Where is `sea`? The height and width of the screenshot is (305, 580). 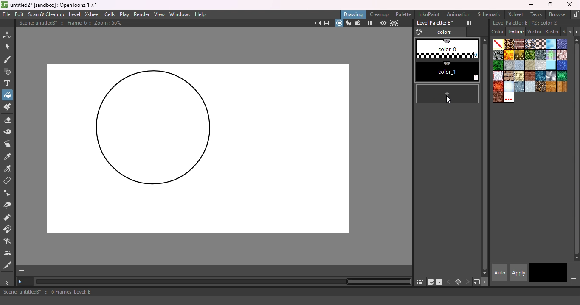
sea is located at coordinates (541, 76).